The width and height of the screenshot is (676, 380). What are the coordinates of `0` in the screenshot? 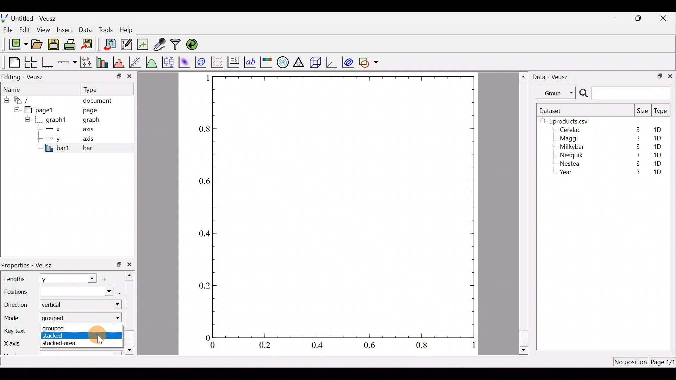 It's located at (207, 337).